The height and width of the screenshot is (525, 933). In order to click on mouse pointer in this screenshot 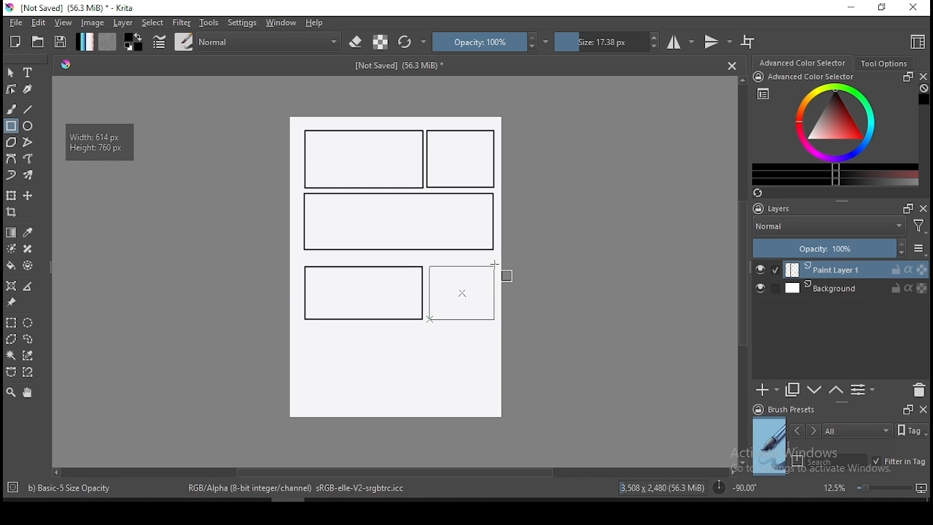, I will do `click(496, 265)`.